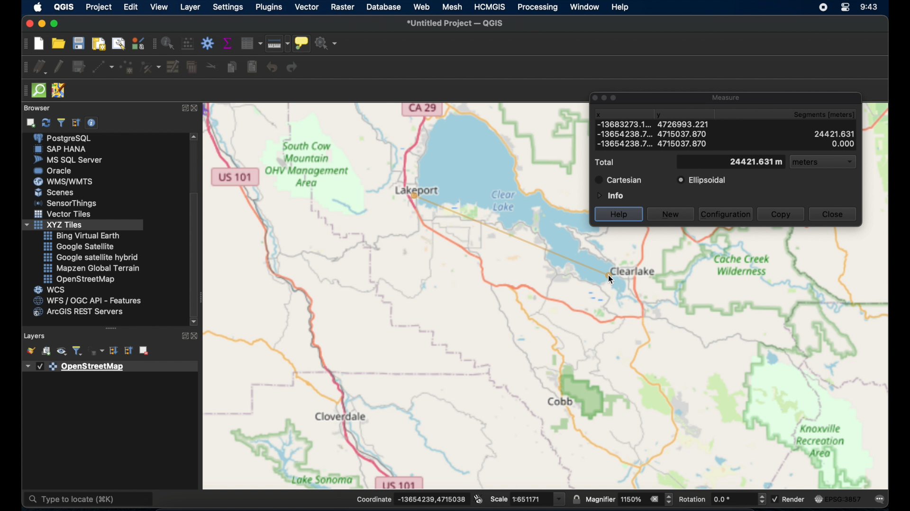  I want to click on web, so click(421, 7).